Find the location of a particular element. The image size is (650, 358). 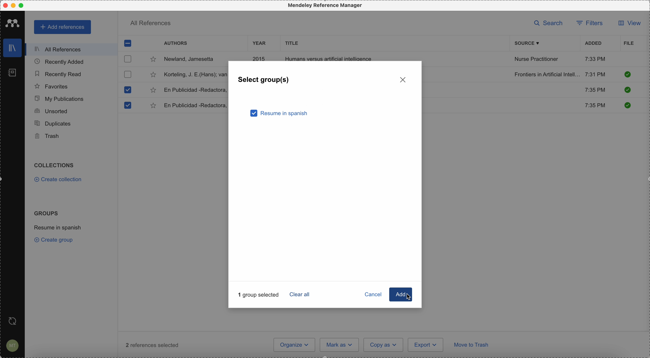

last sync is located at coordinates (11, 321).